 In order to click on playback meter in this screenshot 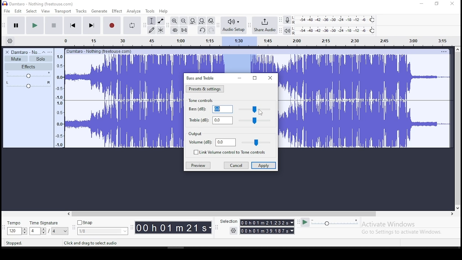, I will do `click(288, 31)`.